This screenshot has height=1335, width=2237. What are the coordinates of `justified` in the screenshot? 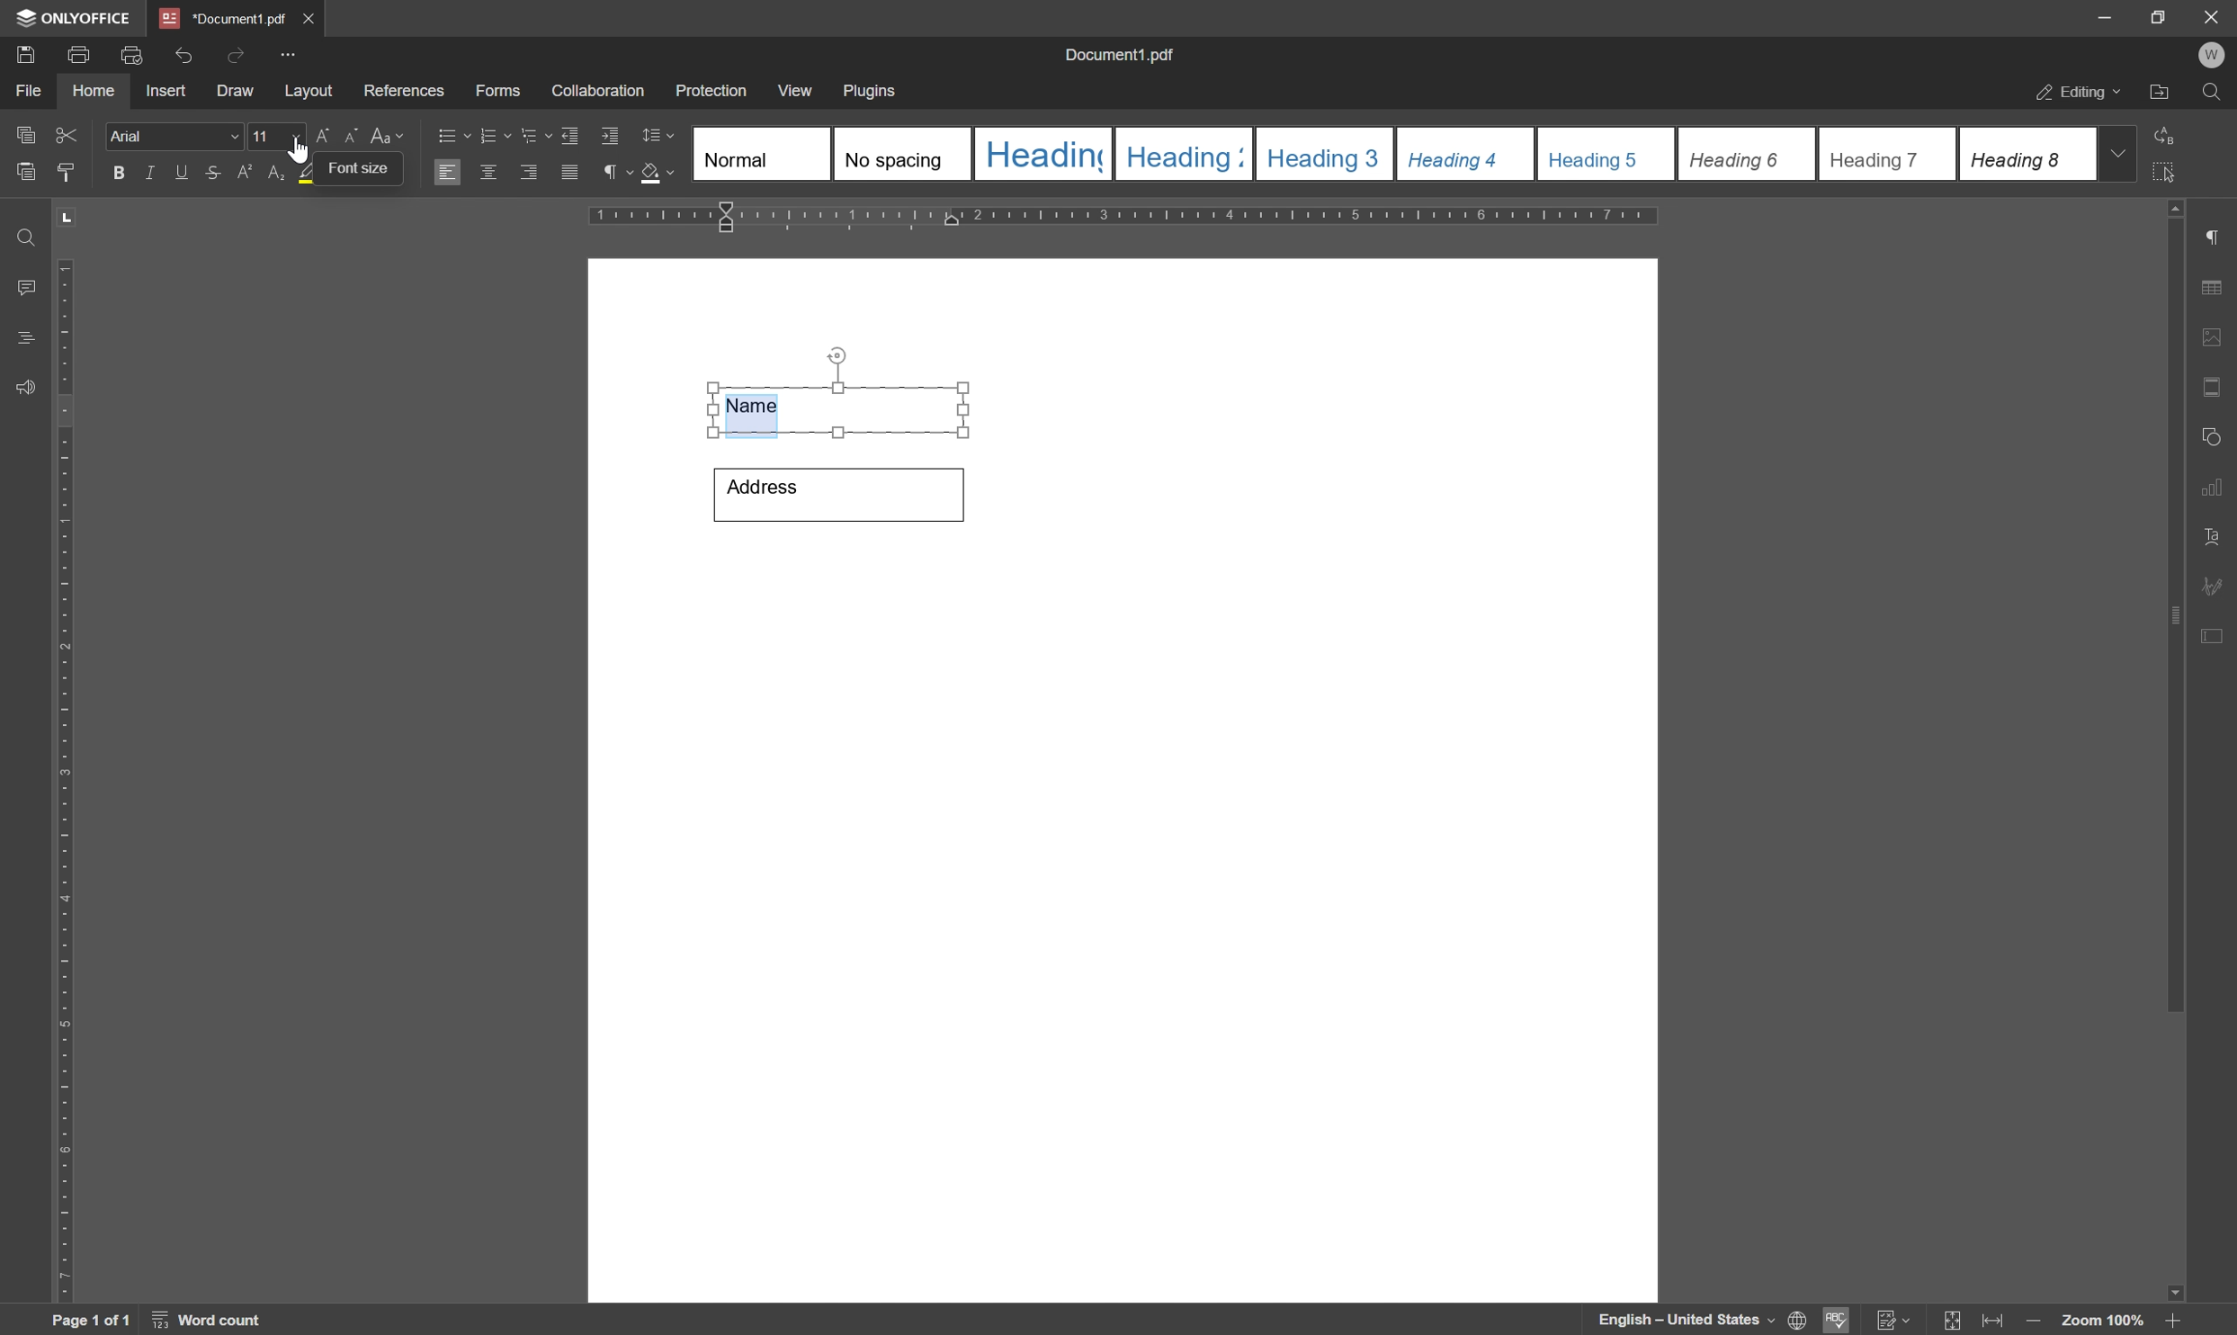 It's located at (568, 173).